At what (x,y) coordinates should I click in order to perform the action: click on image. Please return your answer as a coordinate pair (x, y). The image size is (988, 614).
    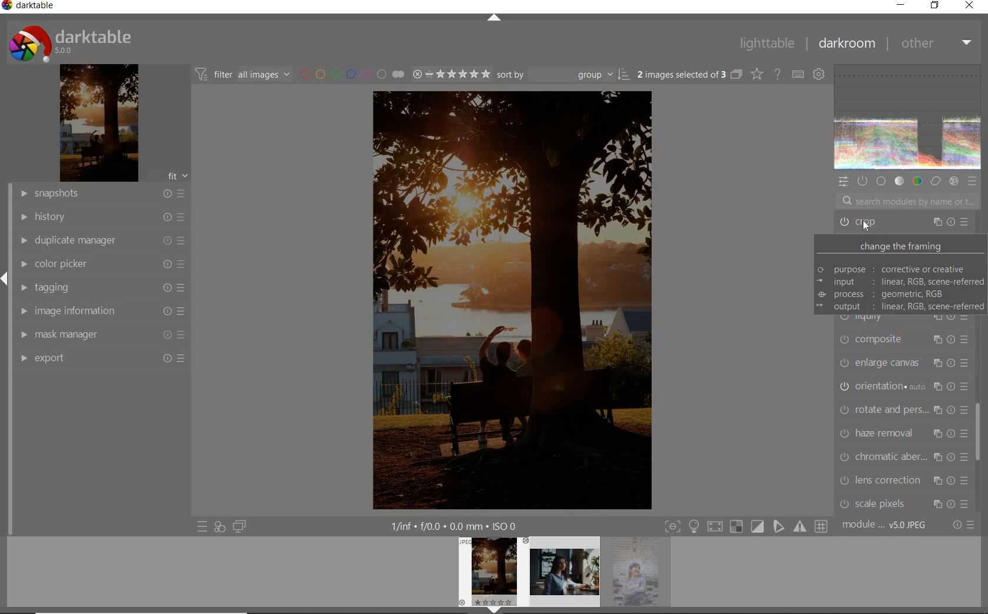
    Looking at the image, I should click on (98, 124).